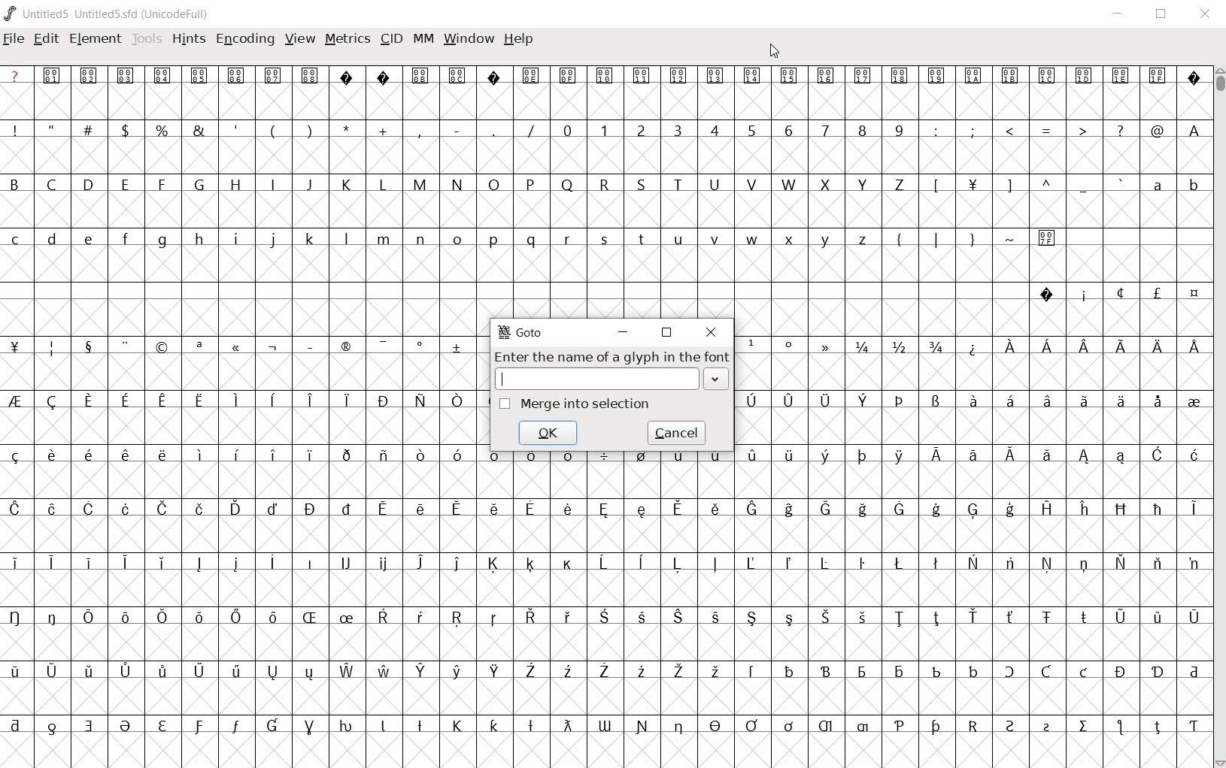 Image resolution: width=1226 pixels, height=768 pixels. I want to click on /, so click(529, 131).